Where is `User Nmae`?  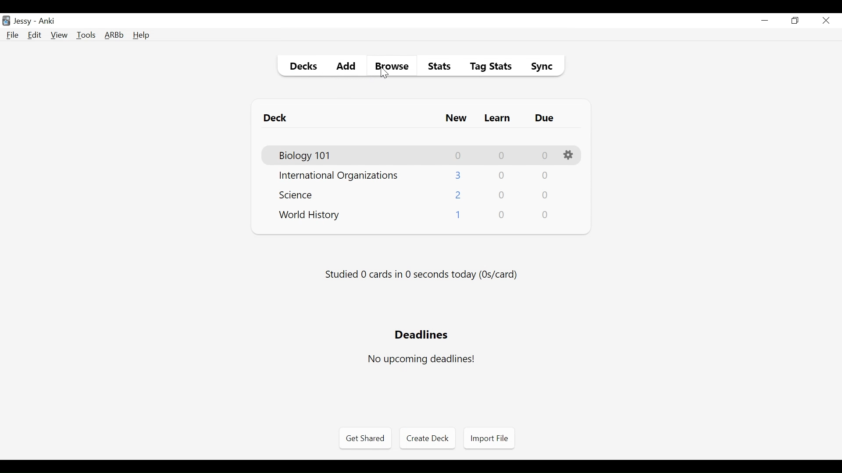 User Nmae is located at coordinates (24, 21).